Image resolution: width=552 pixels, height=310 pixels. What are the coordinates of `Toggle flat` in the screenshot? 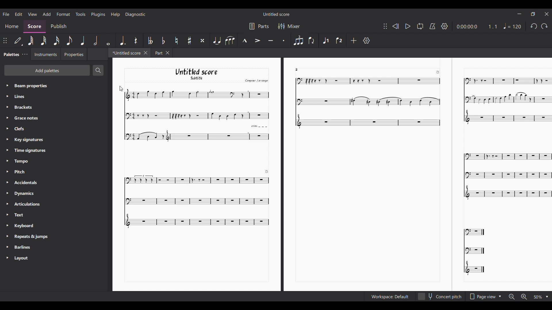 It's located at (163, 40).